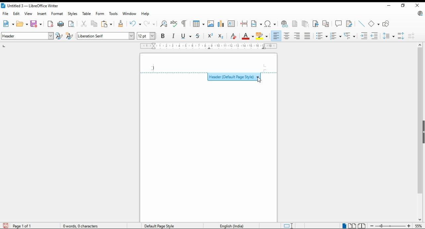 This screenshot has width=425, height=229. I want to click on scroll bar, so click(420, 132).